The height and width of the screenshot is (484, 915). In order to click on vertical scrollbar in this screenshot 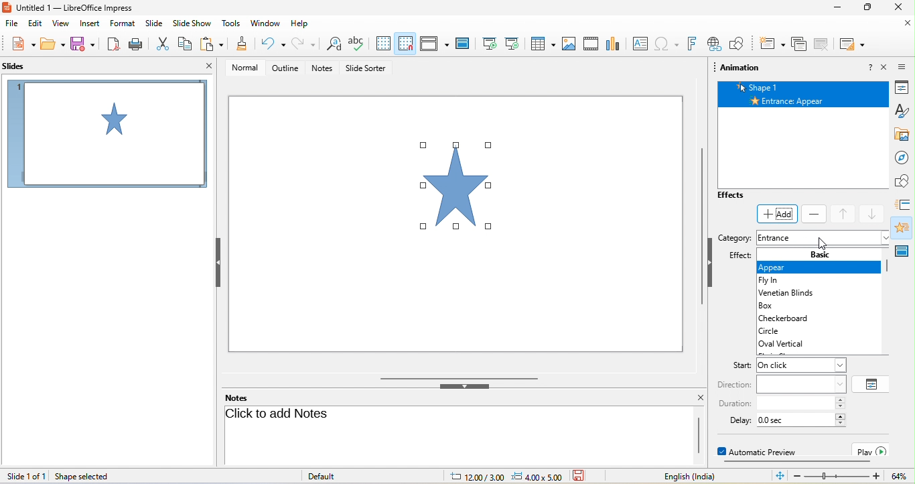, I will do `click(698, 222)`.